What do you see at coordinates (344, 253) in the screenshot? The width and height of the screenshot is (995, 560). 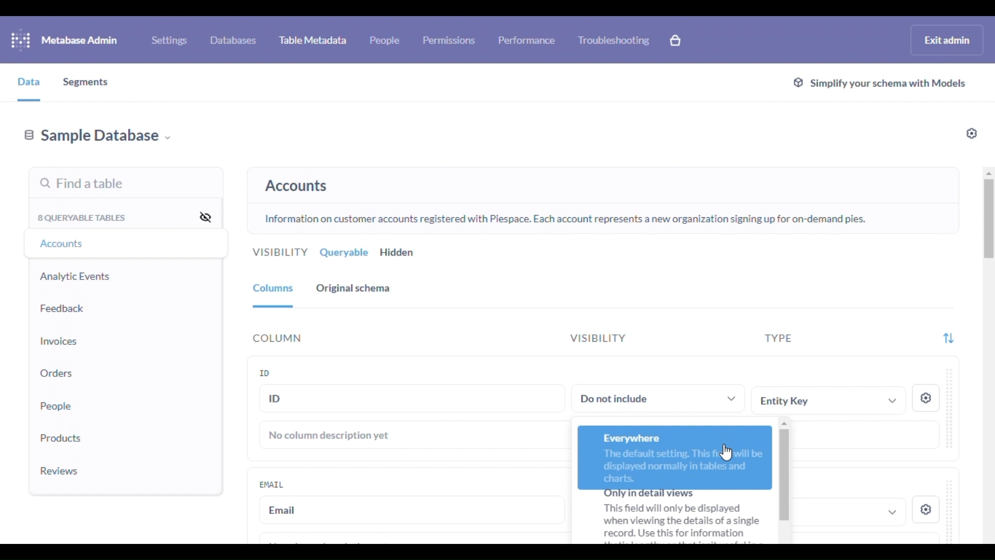 I see `queryable` at bounding box center [344, 253].